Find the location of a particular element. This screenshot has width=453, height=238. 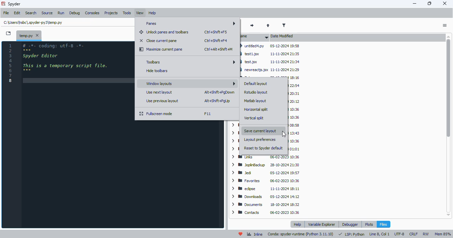

LSP:PYTHON is located at coordinates (351, 234).